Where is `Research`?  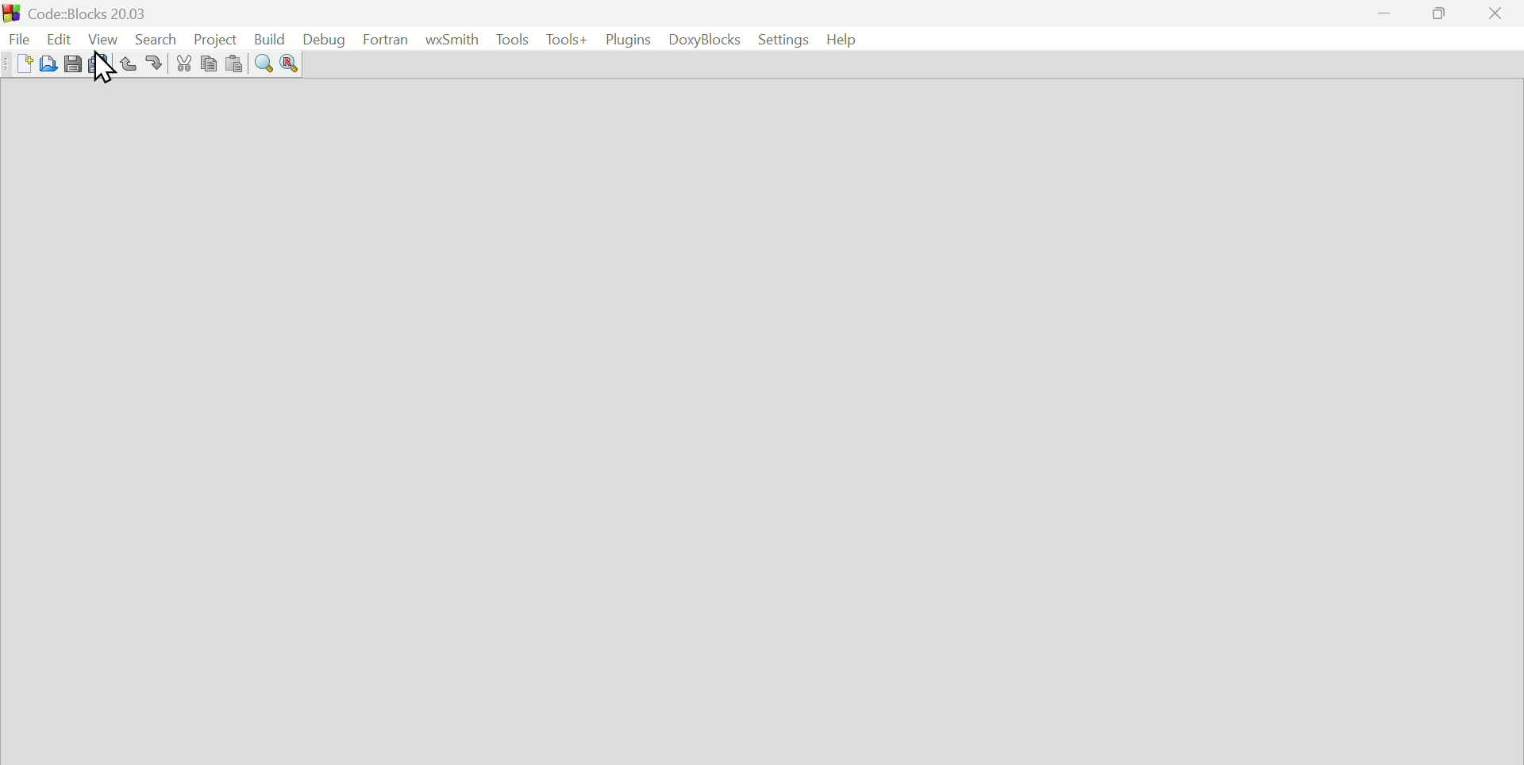 Research is located at coordinates (291, 62).